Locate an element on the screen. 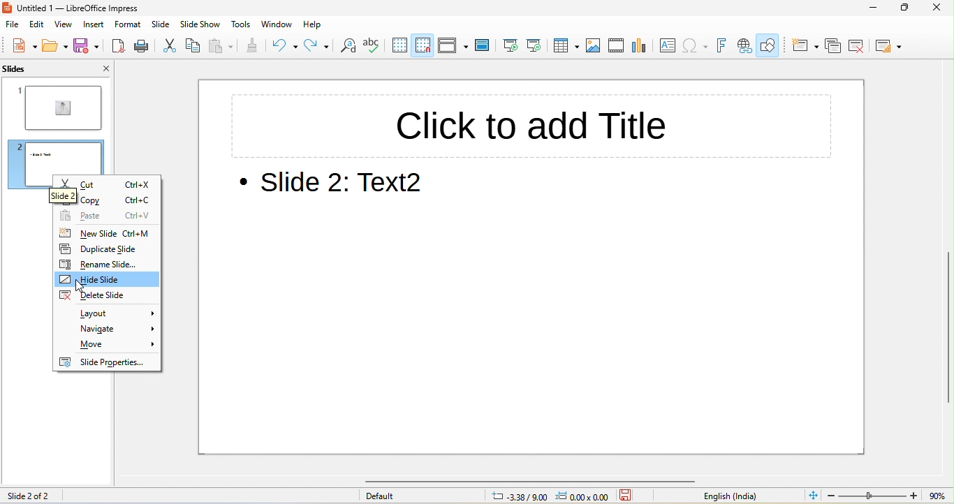  table is located at coordinates (567, 46).